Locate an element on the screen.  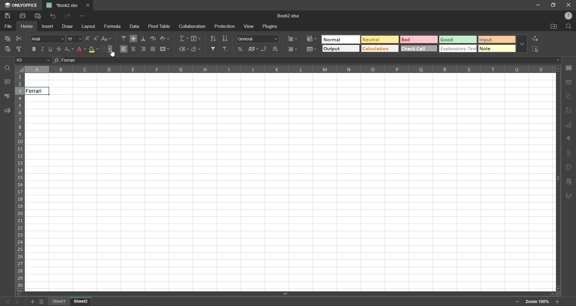
align right is located at coordinates (144, 49).